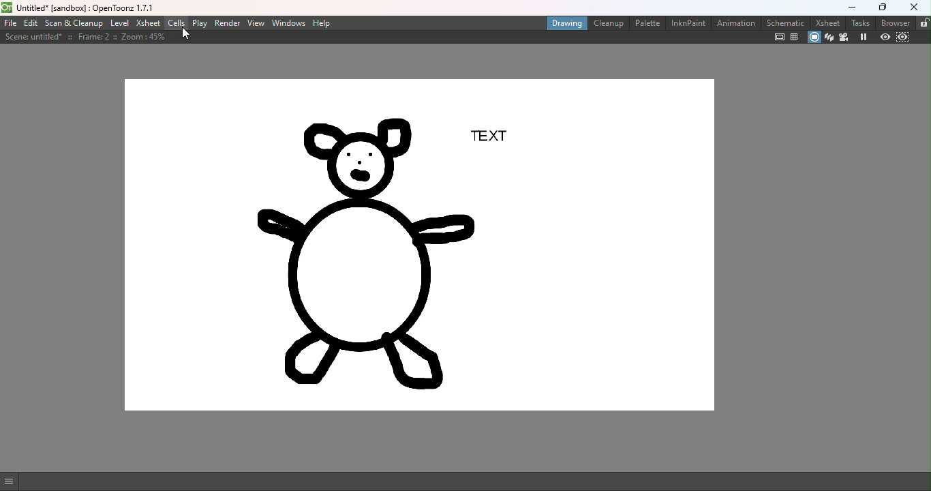  Describe the element at coordinates (258, 25) in the screenshot. I see `View` at that location.